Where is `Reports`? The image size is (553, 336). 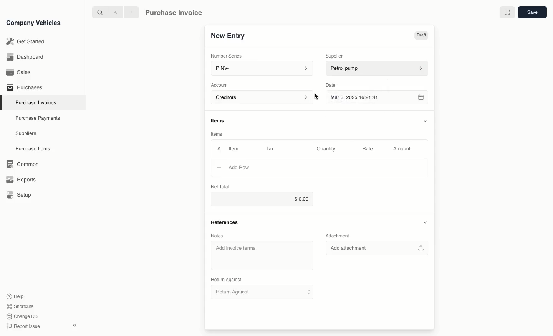 Reports is located at coordinates (21, 180).